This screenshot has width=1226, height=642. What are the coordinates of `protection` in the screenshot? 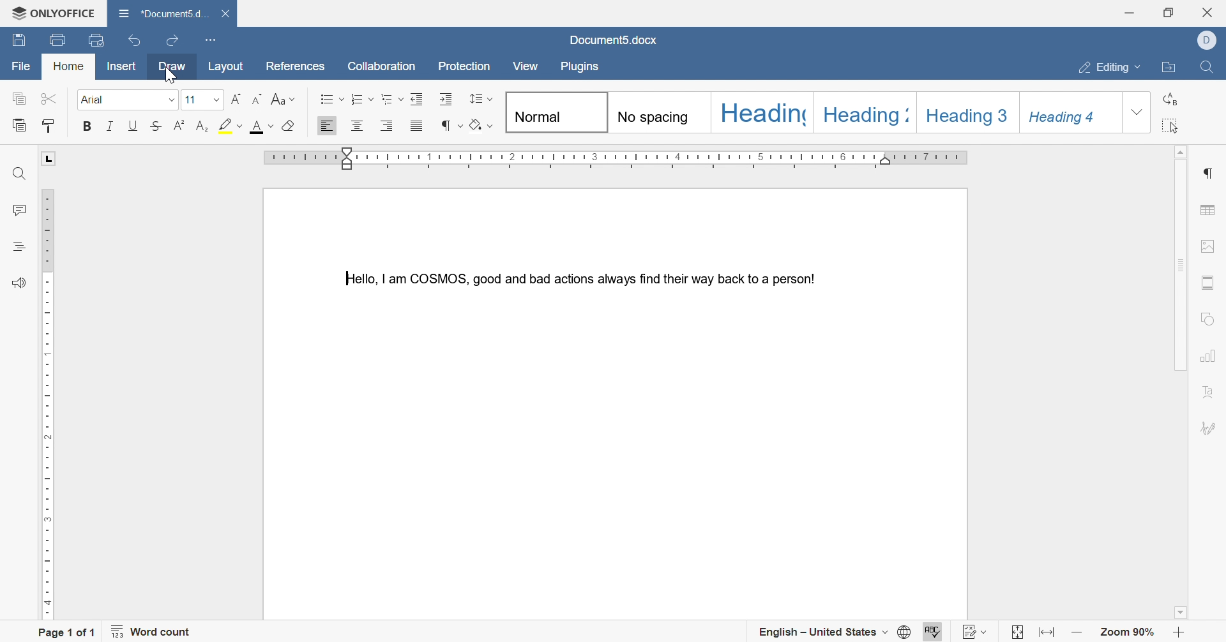 It's located at (467, 67).